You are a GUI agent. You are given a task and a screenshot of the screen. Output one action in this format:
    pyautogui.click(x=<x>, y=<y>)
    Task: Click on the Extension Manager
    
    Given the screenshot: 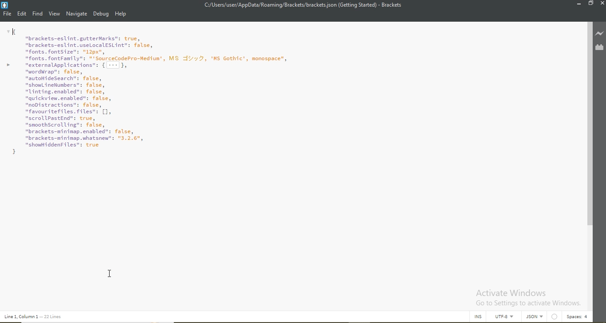 What is the action you would take?
    pyautogui.click(x=599, y=48)
    